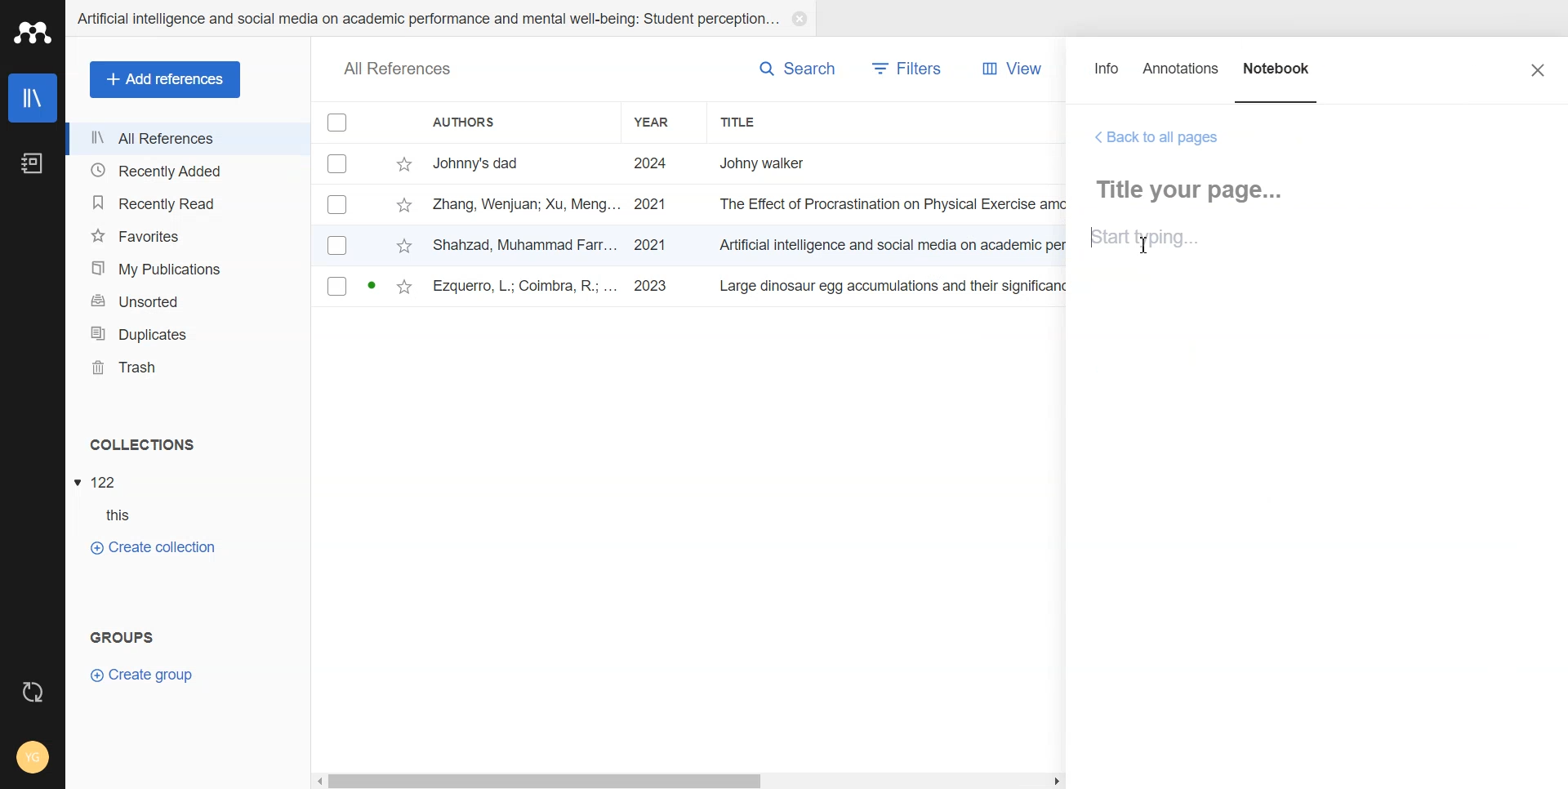 The width and height of the screenshot is (1568, 789). Describe the element at coordinates (895, 243) in the screenshot. I see `Artificial intelligence and social media on academic per` at that location.